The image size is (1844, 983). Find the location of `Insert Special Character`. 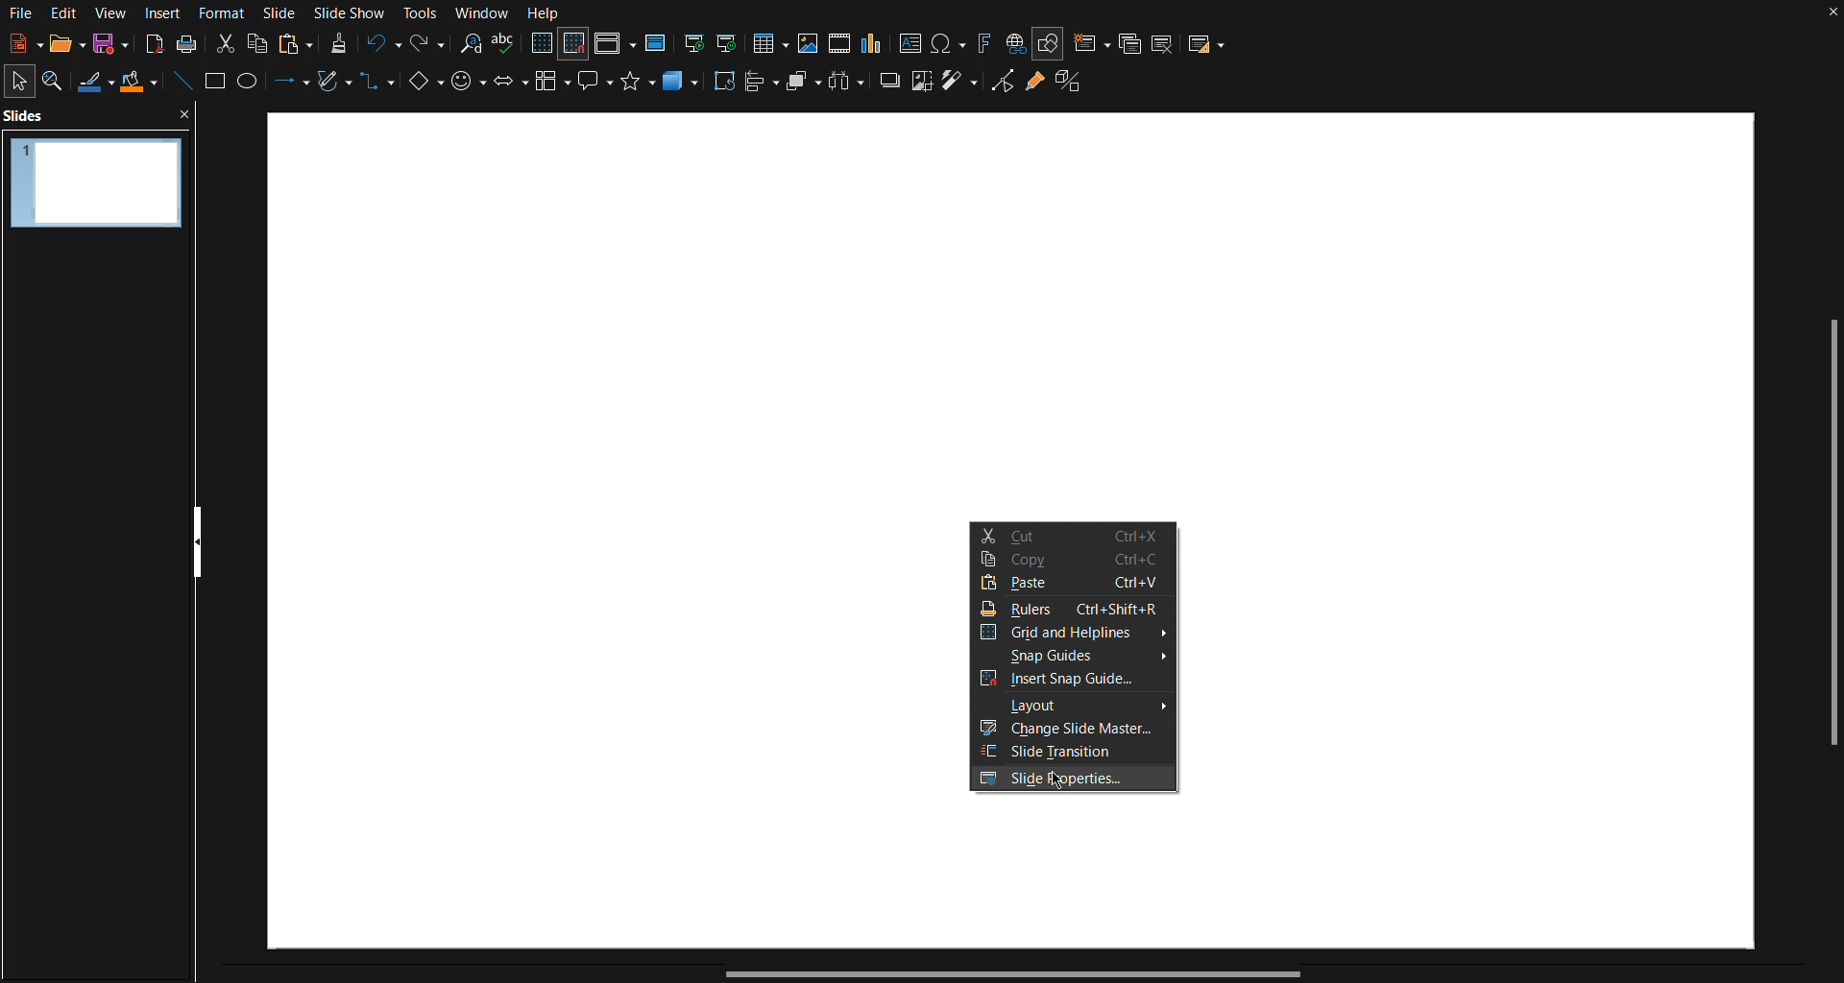

Insert Special Character is located at coordinates (950, 42).